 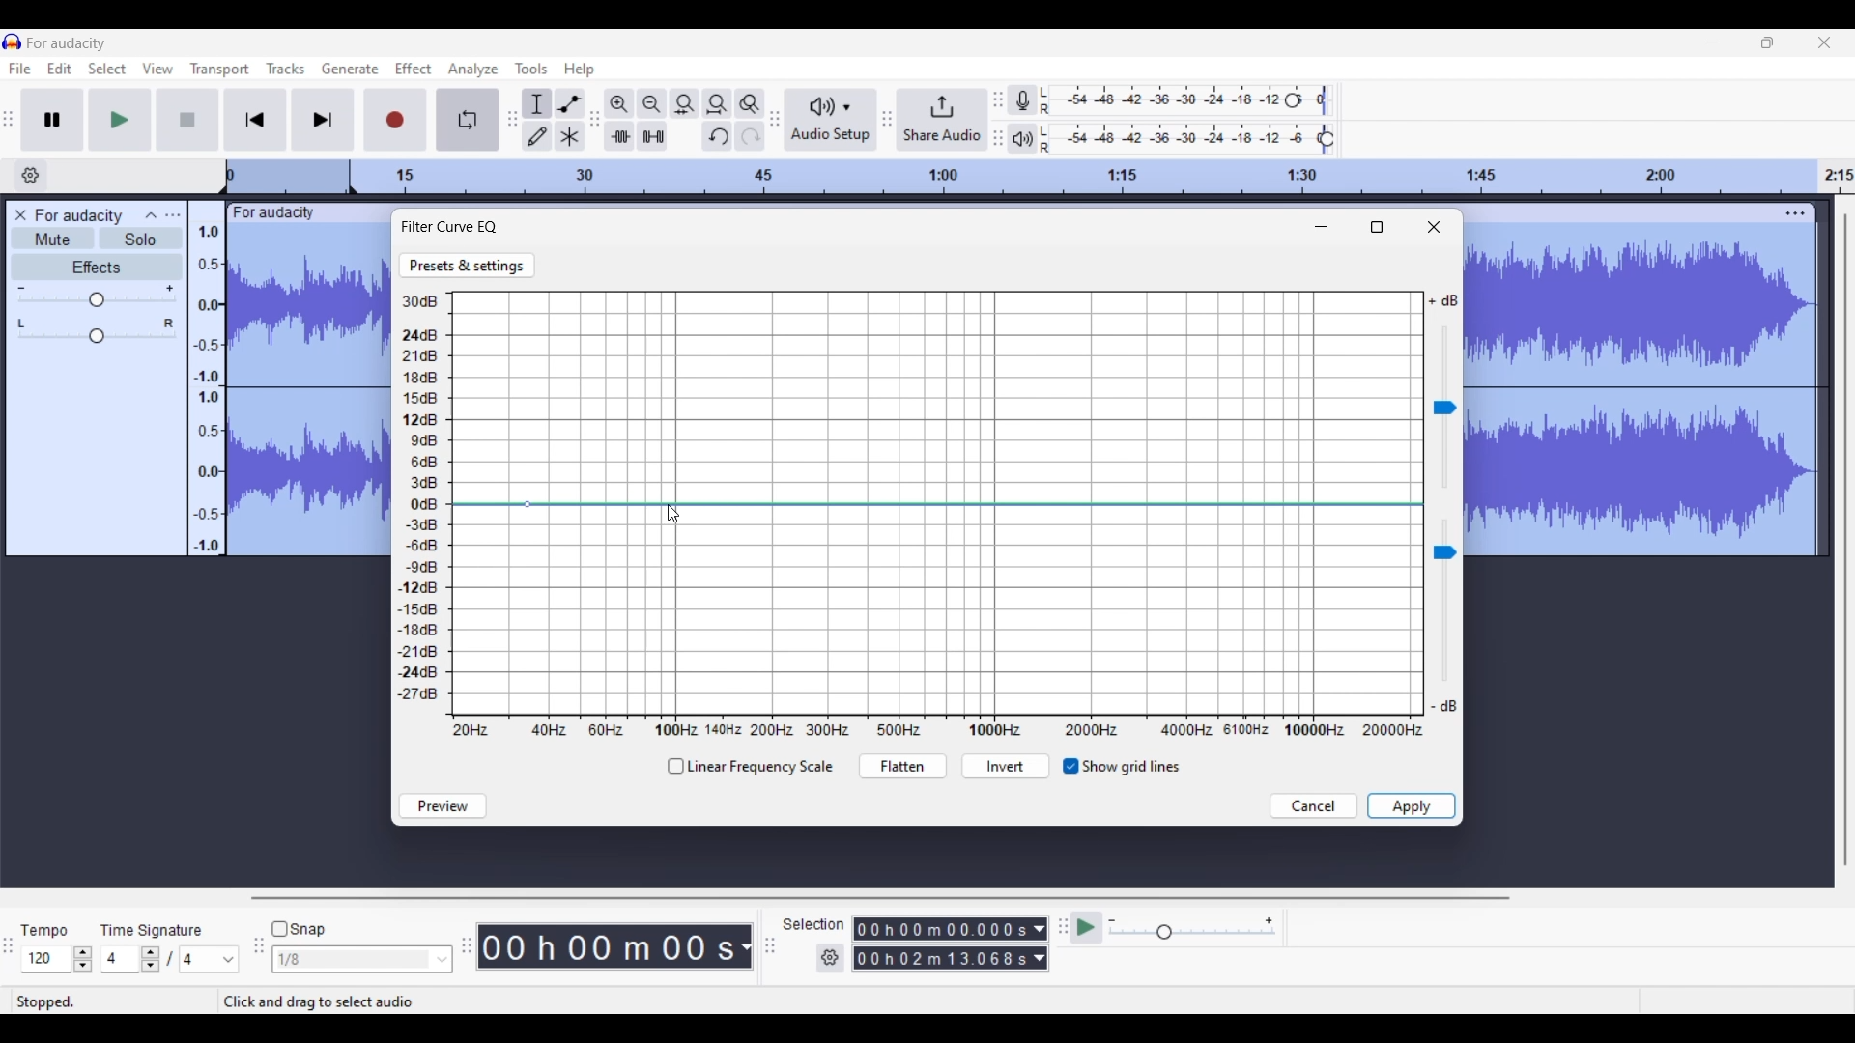 I want to click on Change gain, so click(x=97, y=300).